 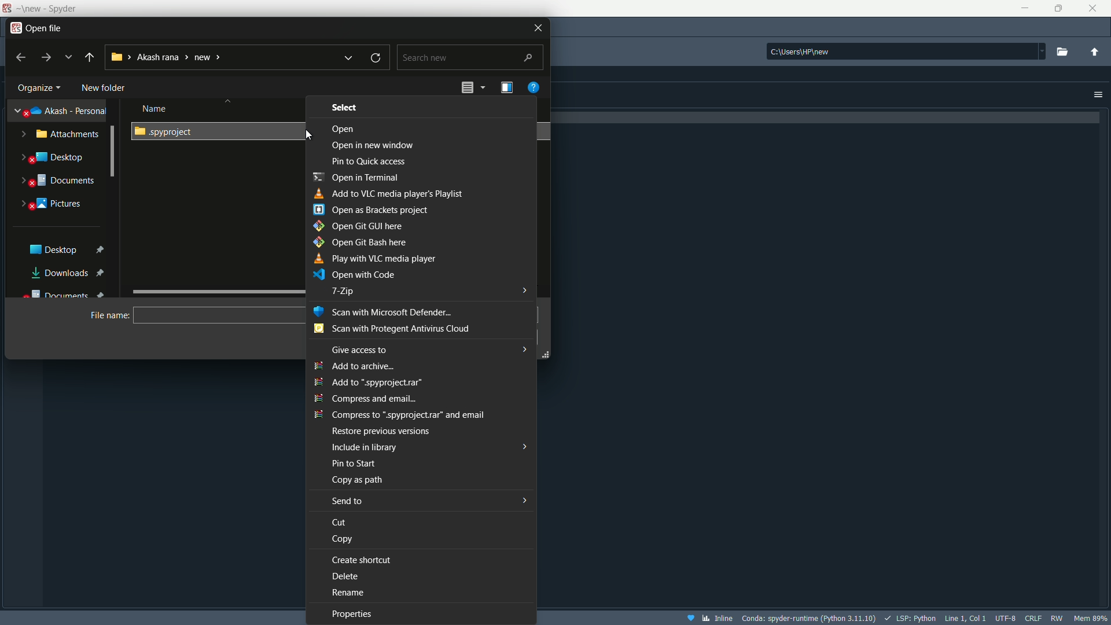 I want to click on App name, so click(x=53, y=9).